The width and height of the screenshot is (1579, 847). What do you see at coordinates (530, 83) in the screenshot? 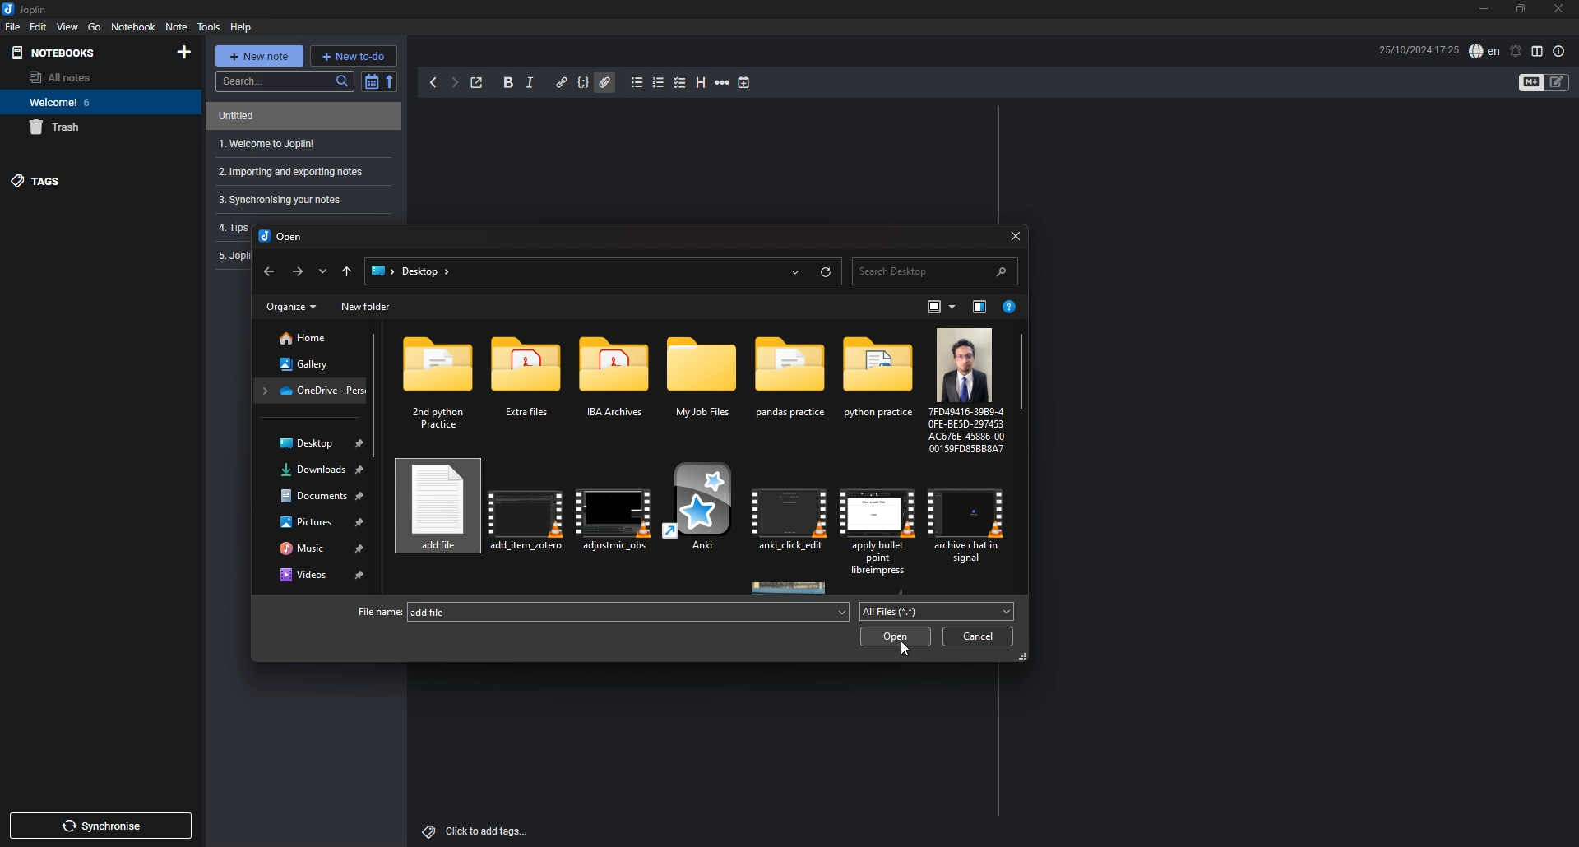
I see `italic` at bounding box center [530, 83].